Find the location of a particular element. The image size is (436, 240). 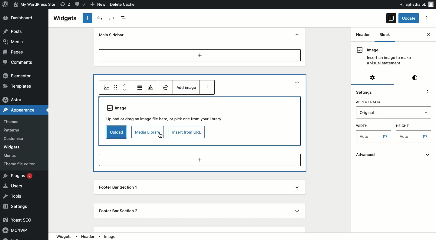

Yoast SEO is located at coordinates (20, 220).